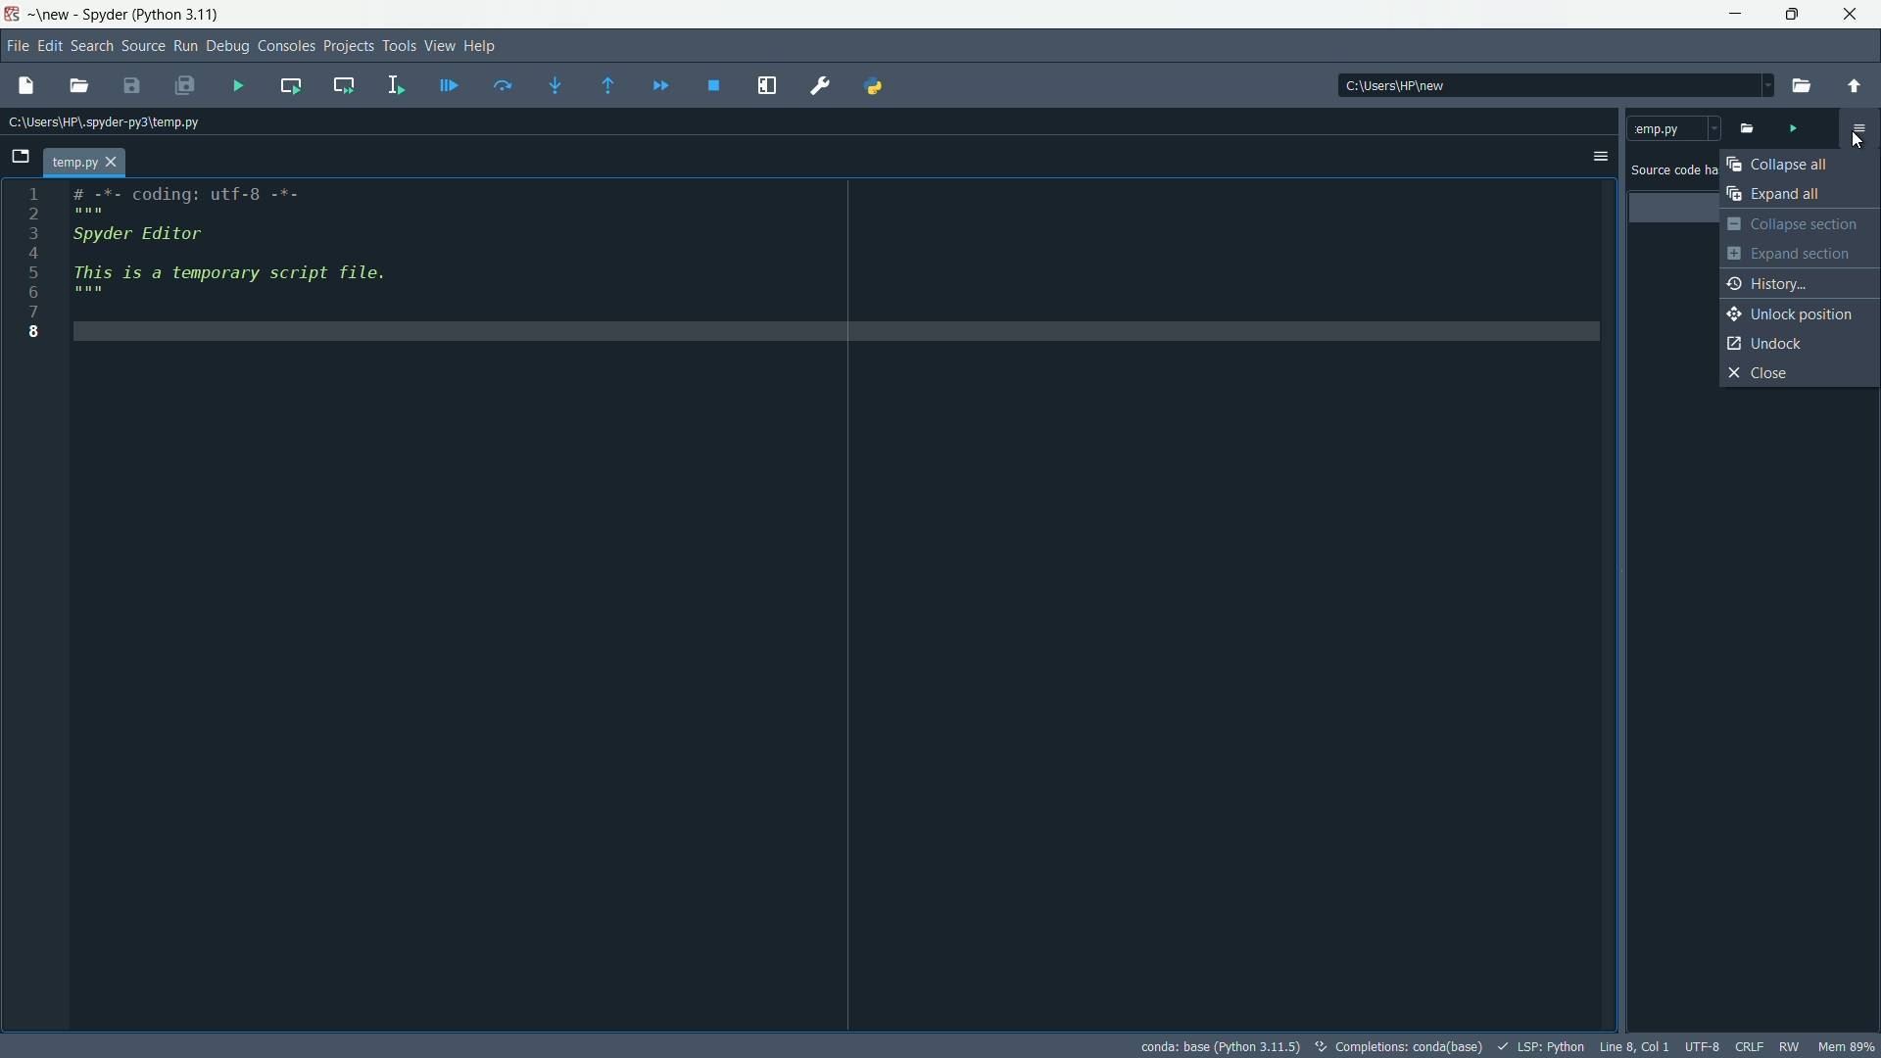  Describe the element at coordinates (20, 157) in the screenshot. I see `browse tabs` at that location.